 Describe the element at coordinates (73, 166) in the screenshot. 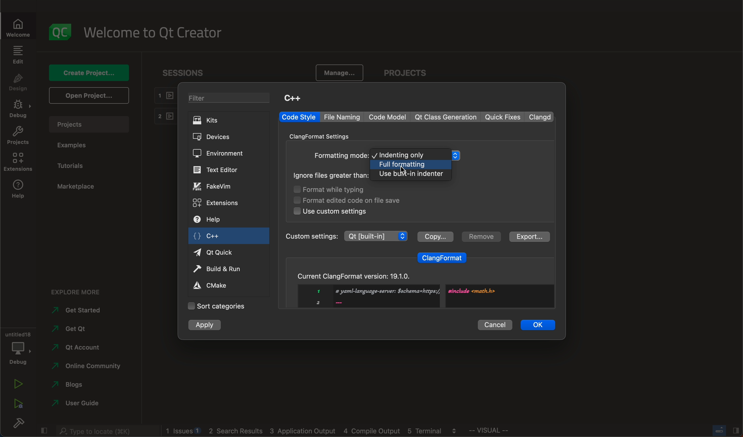

I see `tutorials` at that location.